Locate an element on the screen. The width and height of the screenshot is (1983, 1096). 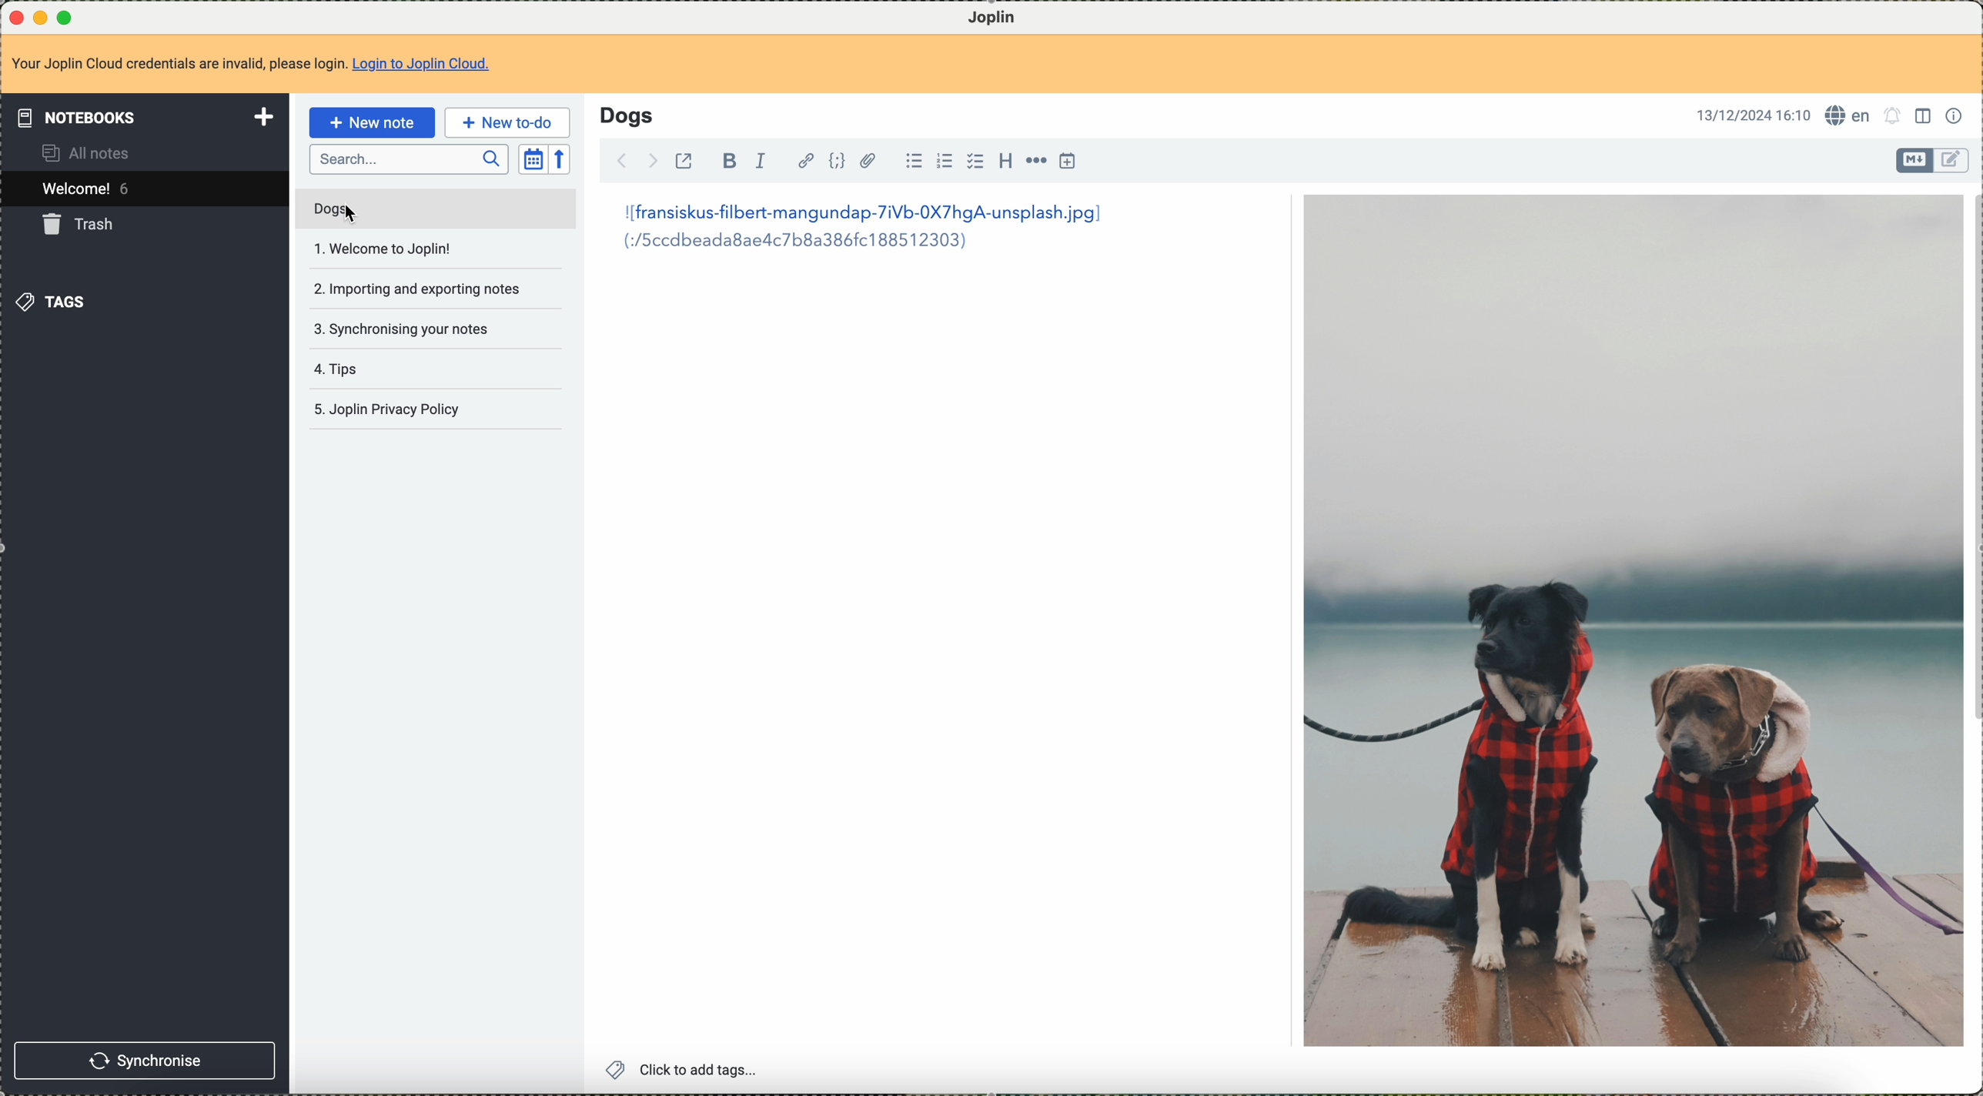
click to add tags is located at coordinates (684, 1070).